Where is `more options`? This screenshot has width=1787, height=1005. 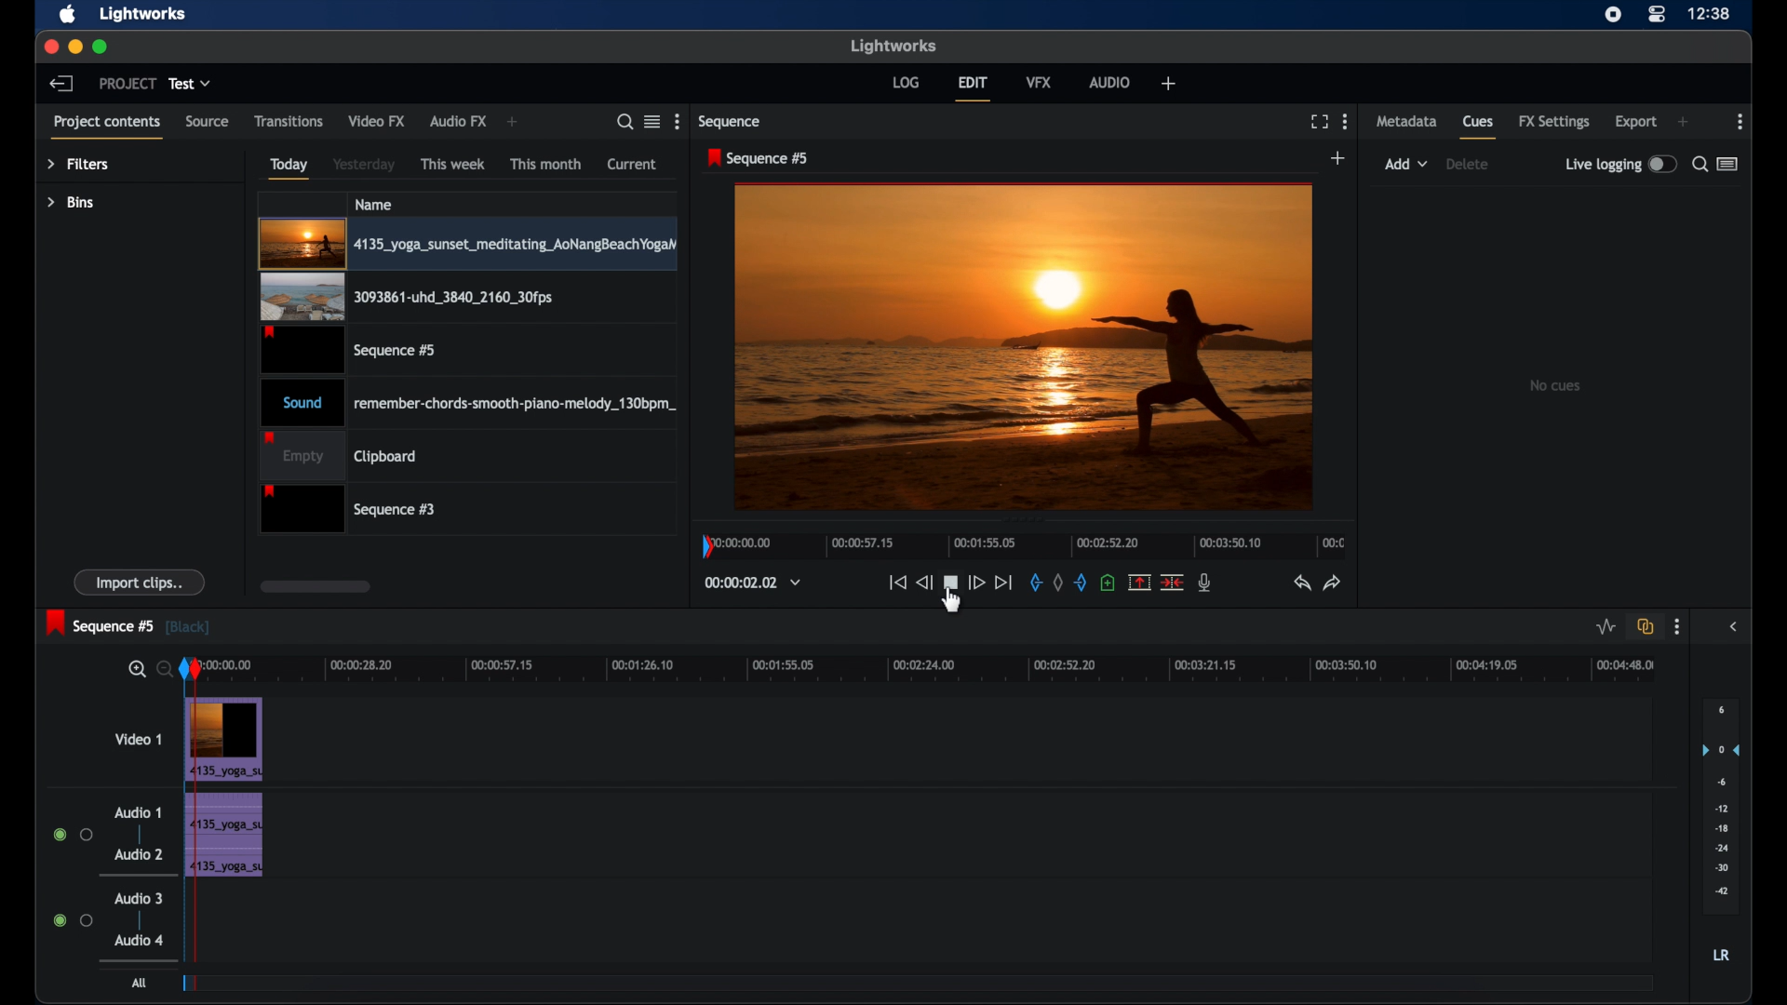 more options is located at coordinates (1677, 627).